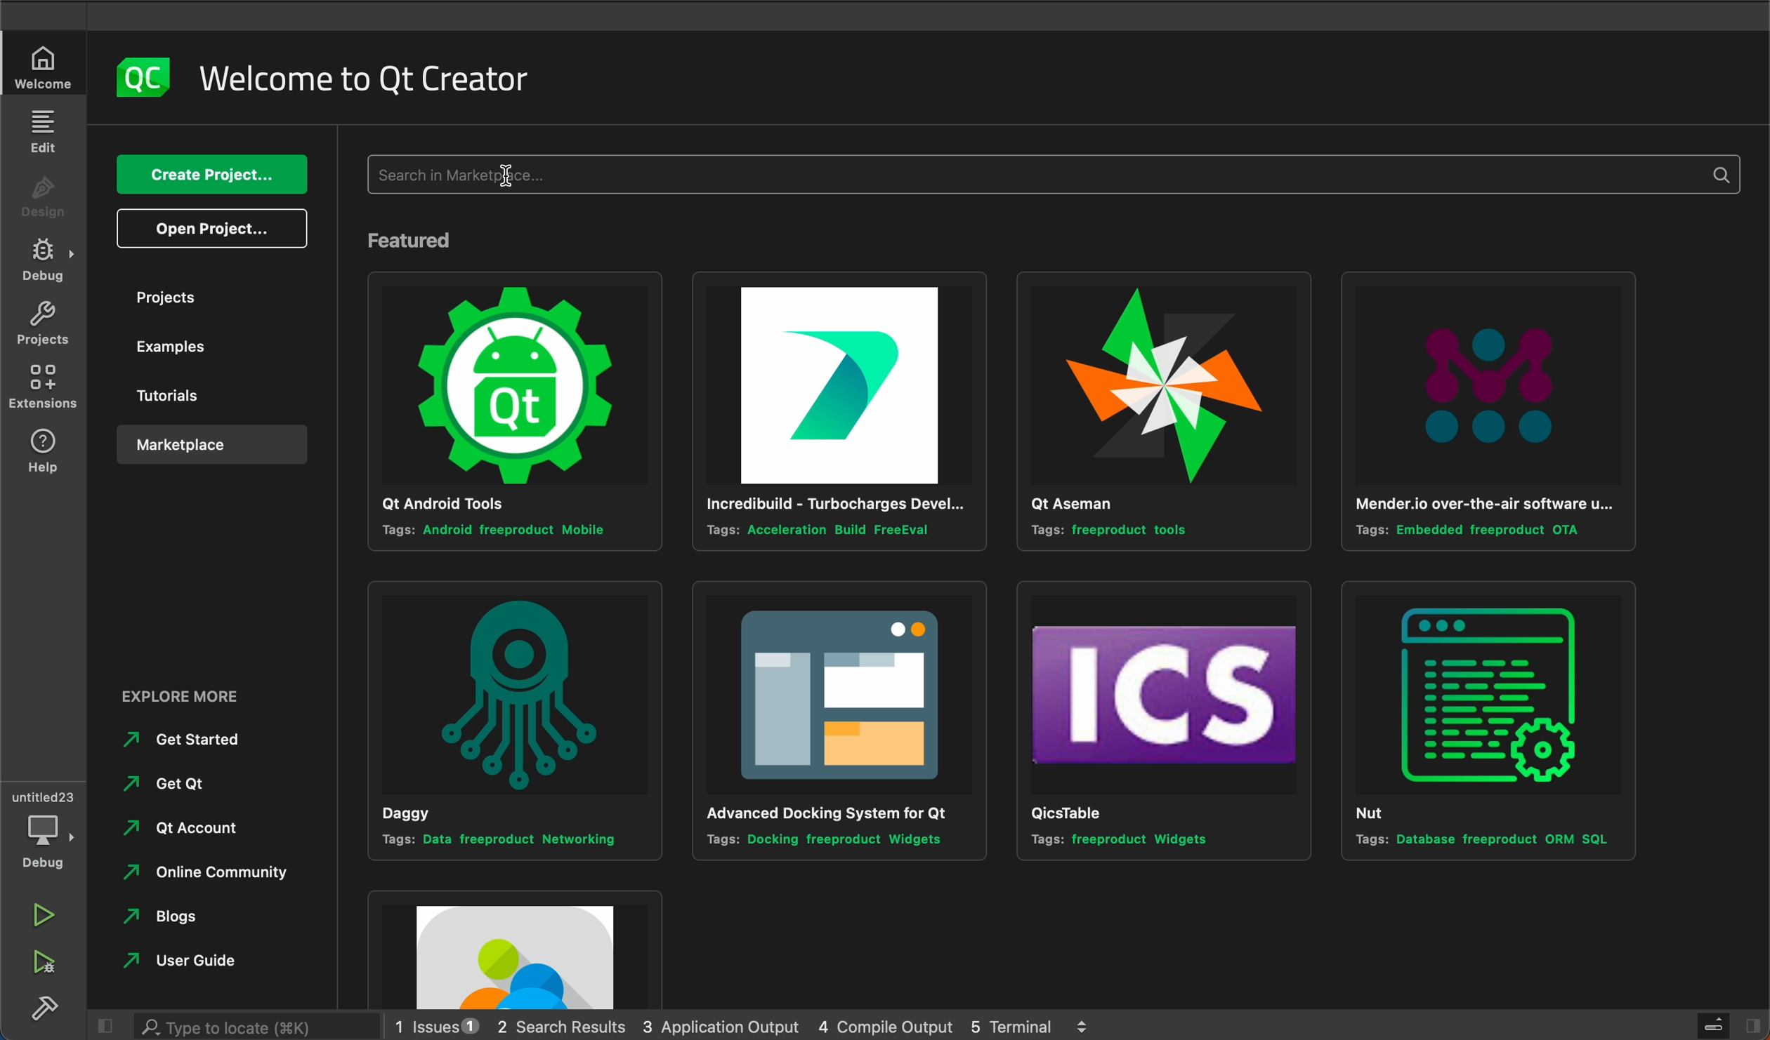 This screenshot has height=1040, width=1770. Describe the element at coordinates (187, 782) in the screenshot. I see `` at that location.